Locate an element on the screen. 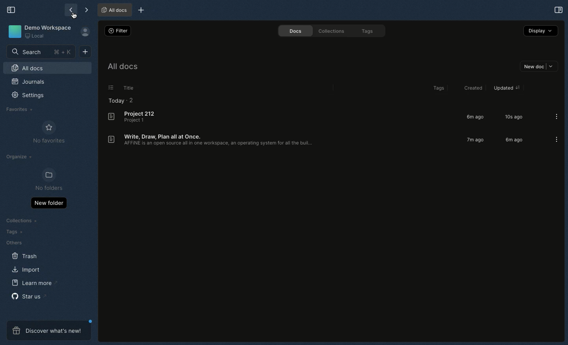 Image resolution: width=568 pixels, height=345 pixels. Share is located at coordinates (544, 30).